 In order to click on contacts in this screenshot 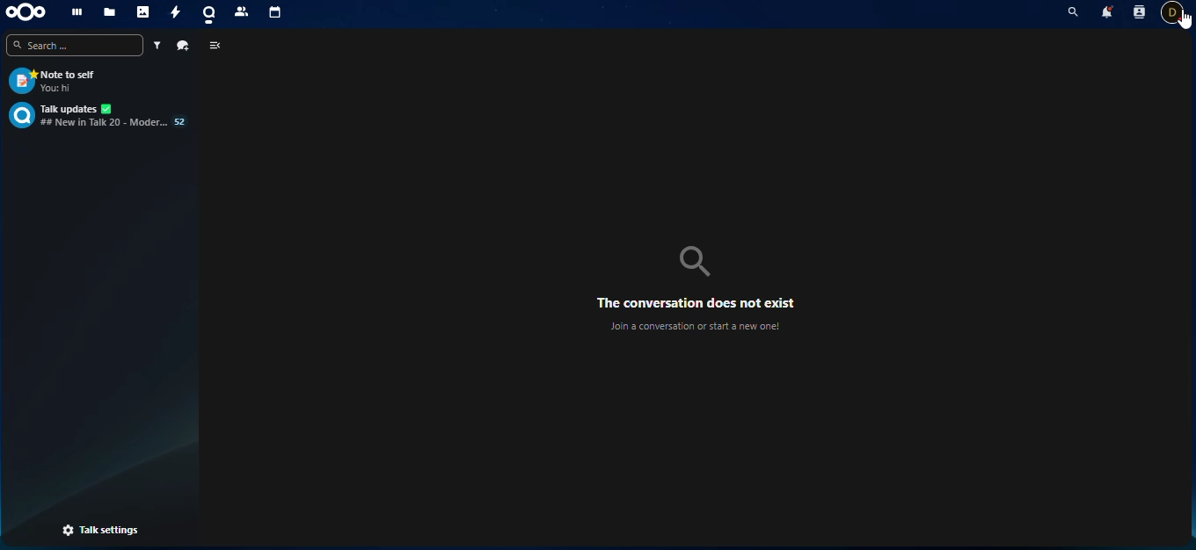, I will do `click(241, 13)`.